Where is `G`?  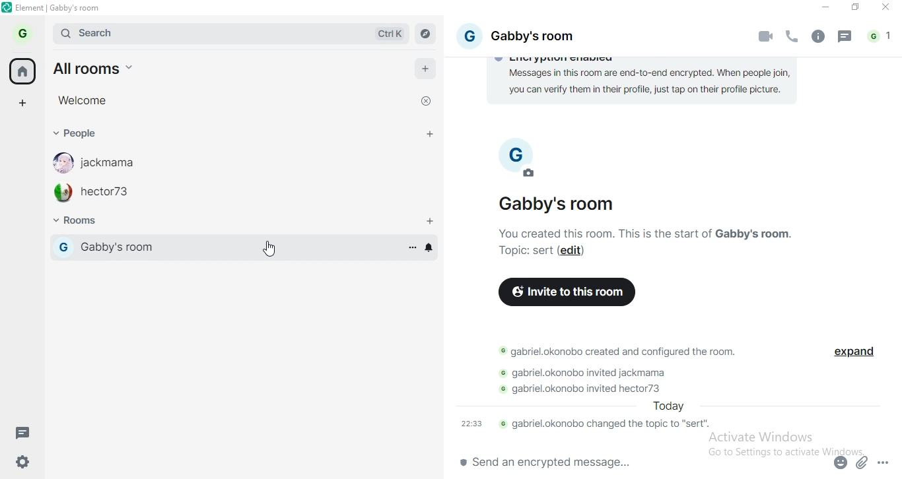
G is located at coordinates (63, 247).